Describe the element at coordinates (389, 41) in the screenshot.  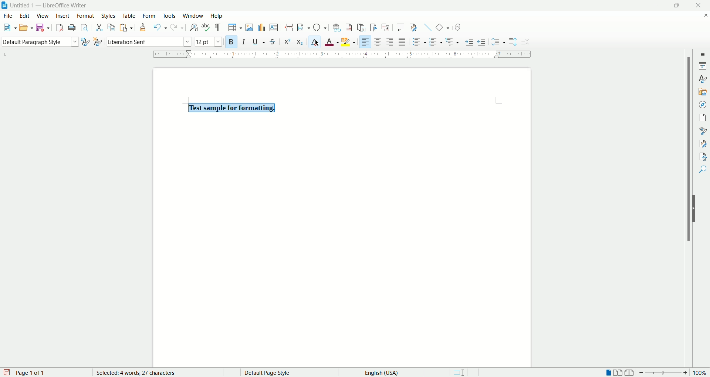
I see `align right` at that location.